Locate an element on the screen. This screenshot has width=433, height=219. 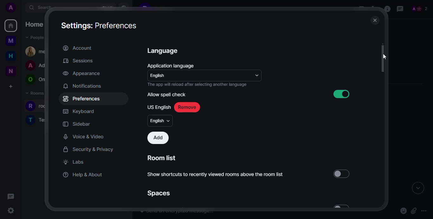
create a space is located at coordinates (10, 86).